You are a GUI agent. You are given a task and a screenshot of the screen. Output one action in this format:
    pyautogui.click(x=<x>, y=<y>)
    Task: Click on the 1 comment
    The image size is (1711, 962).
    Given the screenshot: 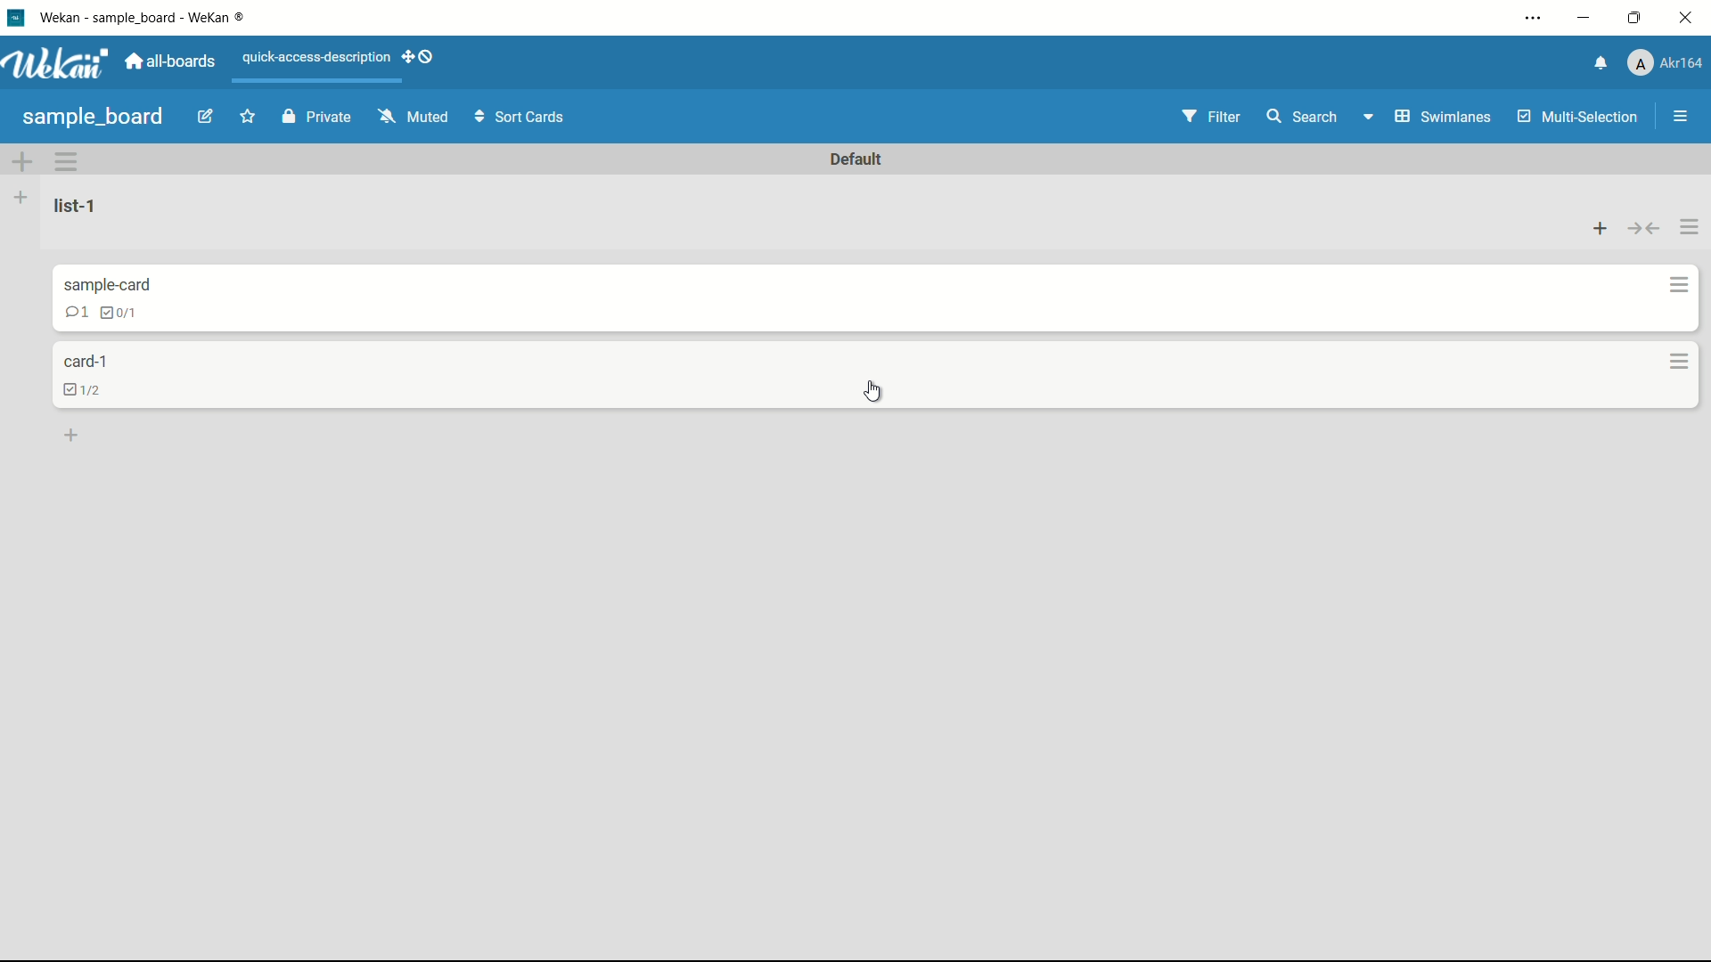 What is the action you would take?
    pyautogui.click(x=76, y=313)
    